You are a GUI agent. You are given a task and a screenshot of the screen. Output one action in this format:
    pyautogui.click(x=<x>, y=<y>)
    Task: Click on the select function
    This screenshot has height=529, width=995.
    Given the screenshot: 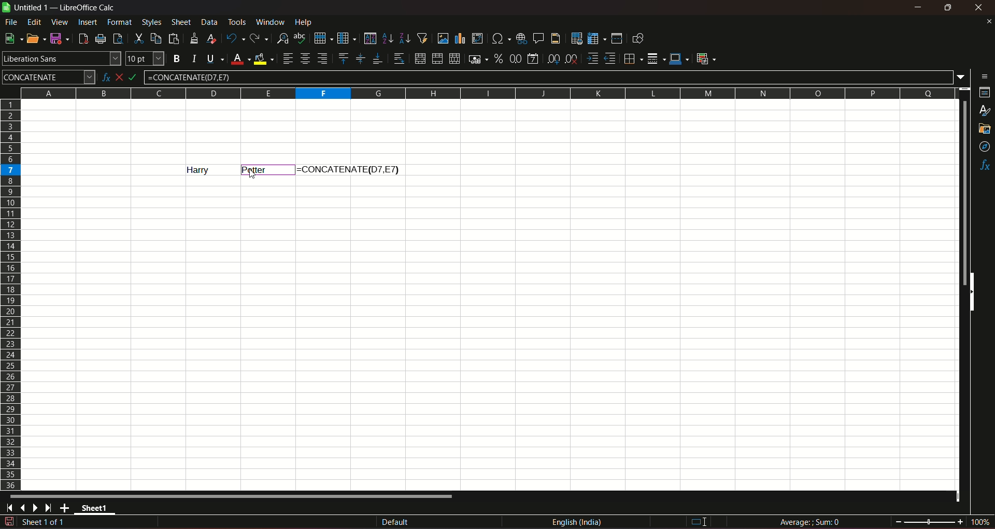 What is the action you would take?
    pyautogui.click(x=122, y=77)
    